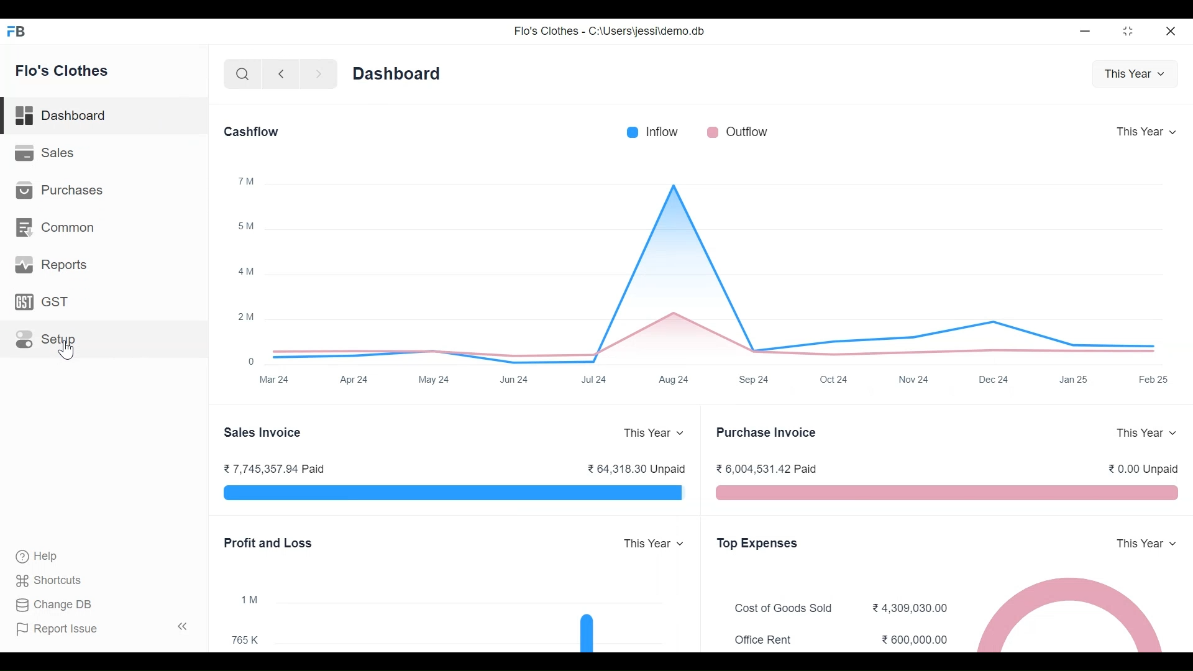 Image resolution: width=1193 pixels, height=671 pixels. I want to click on cursor, so click(66, 350).